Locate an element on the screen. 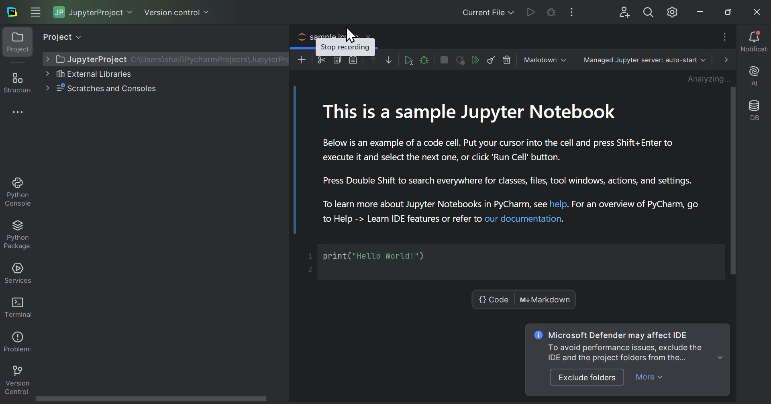 This screenshot has width=771, height=404. stop recording is located at coordinates (345, 47).